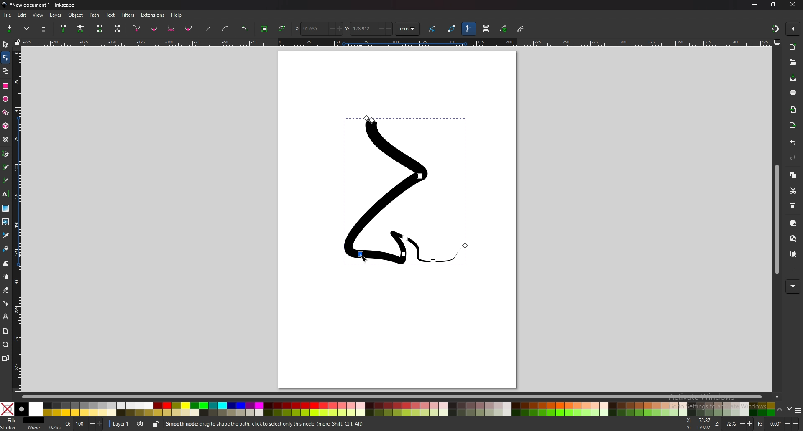 The height and width of the screenshot is (431, 803). I want to click on units, so click(408, 29).